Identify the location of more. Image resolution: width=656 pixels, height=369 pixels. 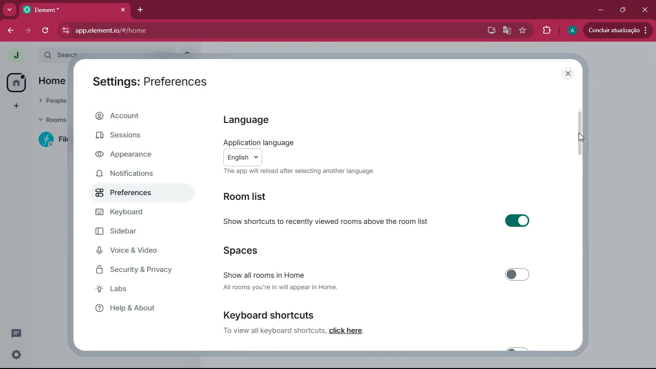
(10, 10).